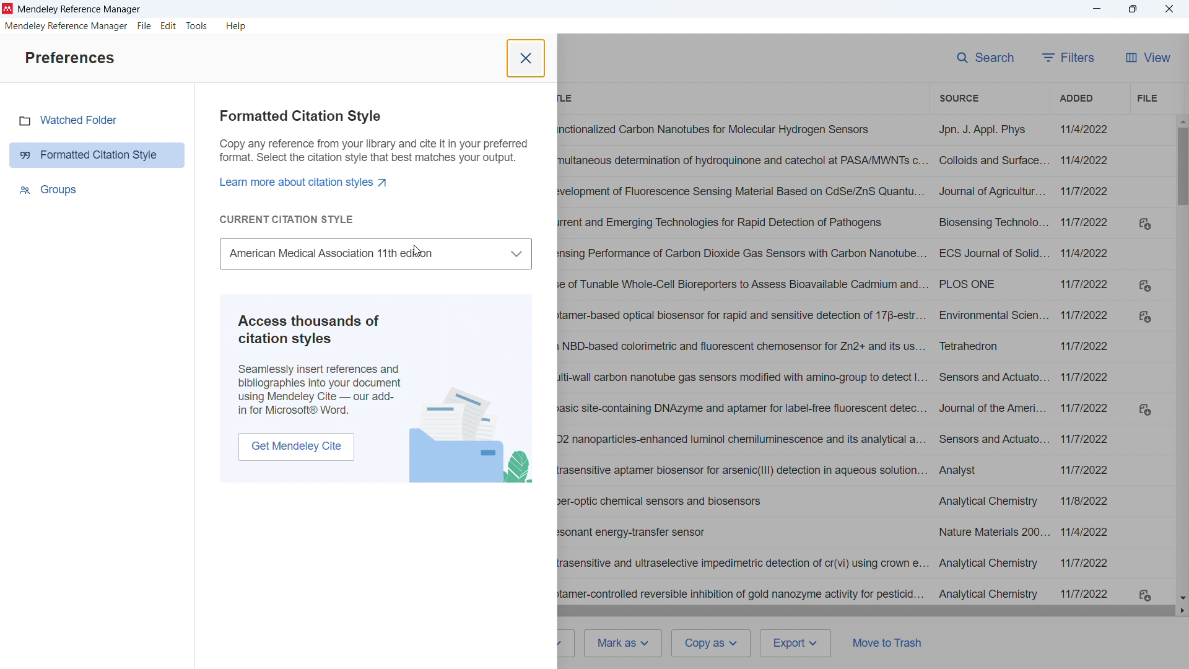 The height and width of the screenshot is (669, 1189). Describe the element at coordinates (98, 155) in the screenshot. I see `Formatted citation style ` at that location.